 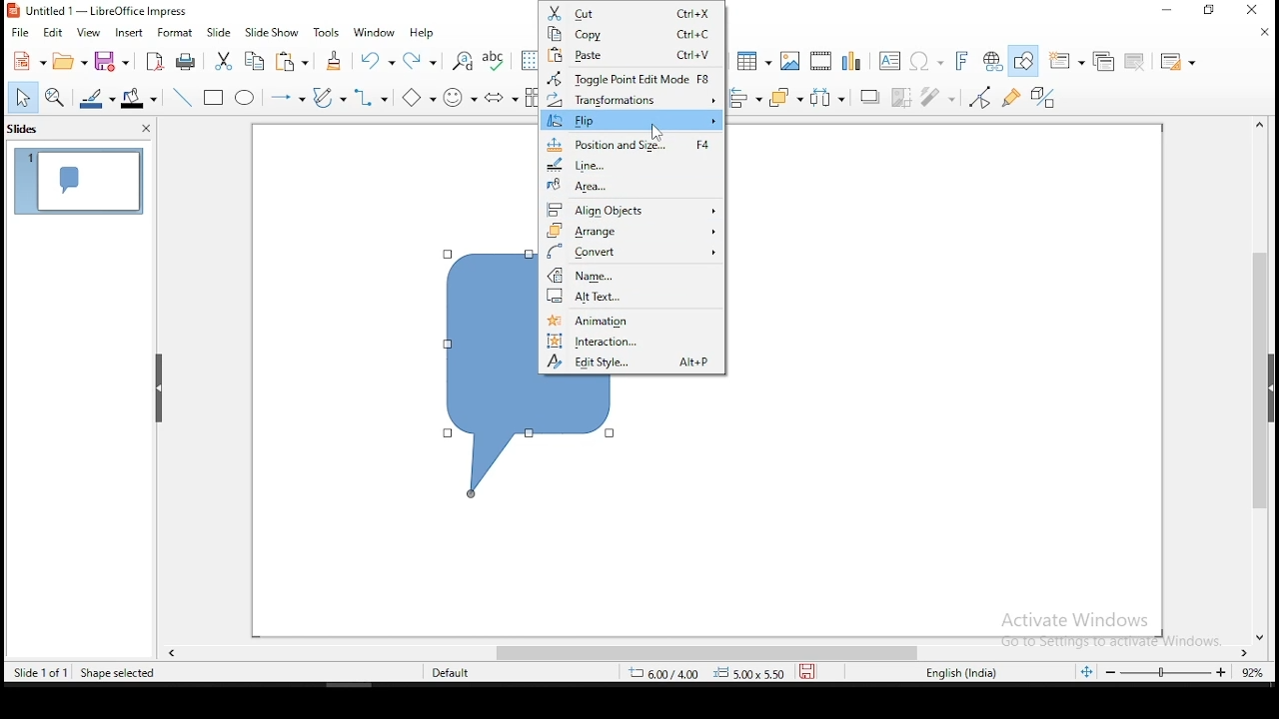 What do you see at coordinates (751, 674) in the screenshot?
I see `0.00x0.00` at bounding box center [751, 674].